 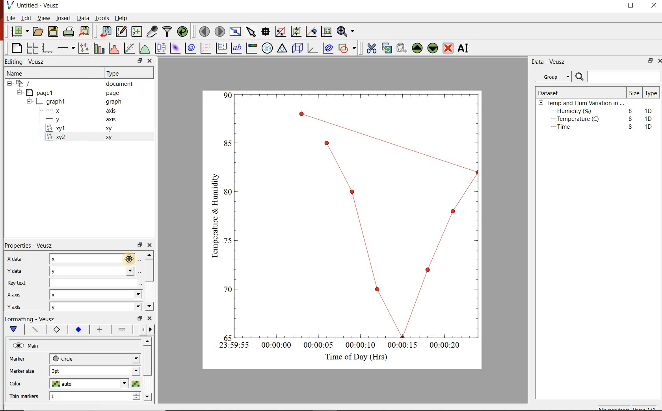 I want to click on Color, so click(x=24, y=384).